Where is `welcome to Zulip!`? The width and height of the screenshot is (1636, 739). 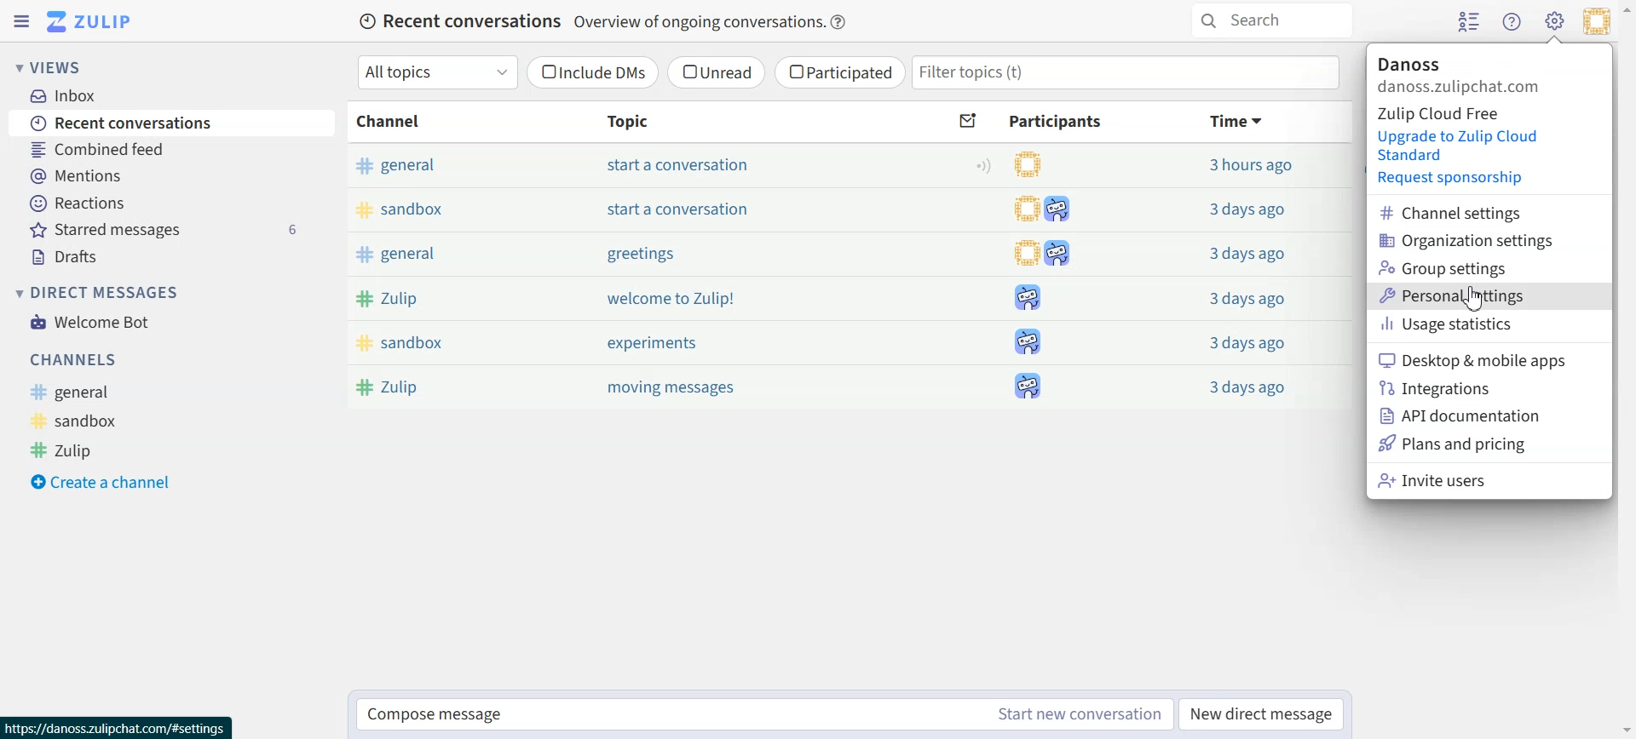
welcome to Zulip! is located at coordinates (671, 299).